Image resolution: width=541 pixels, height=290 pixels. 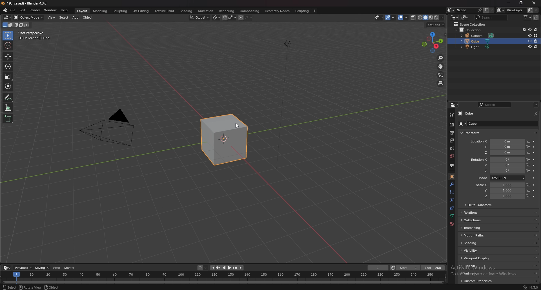 I want to click on jump to keyframe, so click(x=219, y=268).